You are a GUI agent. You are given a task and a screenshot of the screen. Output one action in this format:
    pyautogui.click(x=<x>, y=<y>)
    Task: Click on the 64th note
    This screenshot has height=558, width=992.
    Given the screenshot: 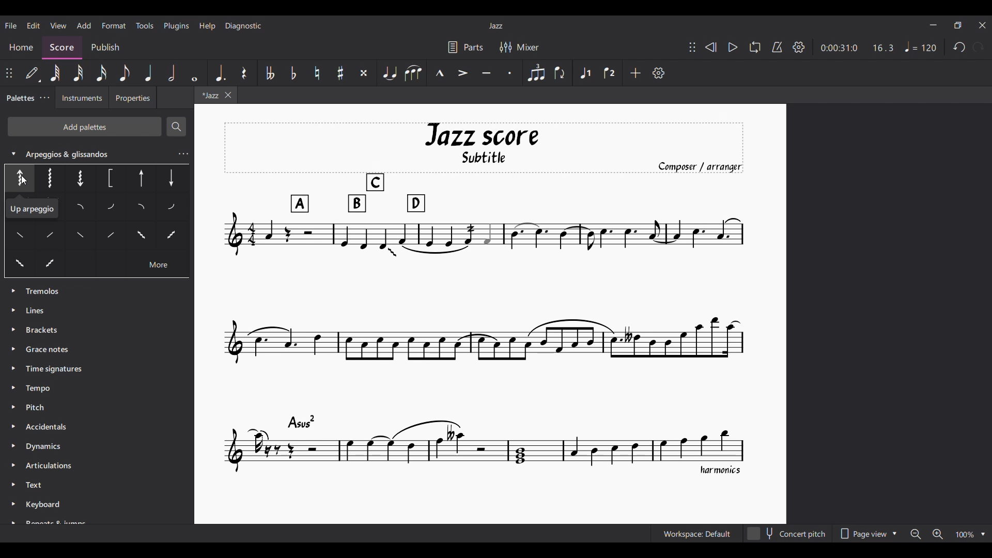 What is the action you would take?
    pyautogui.click(x=55, y=73)
    